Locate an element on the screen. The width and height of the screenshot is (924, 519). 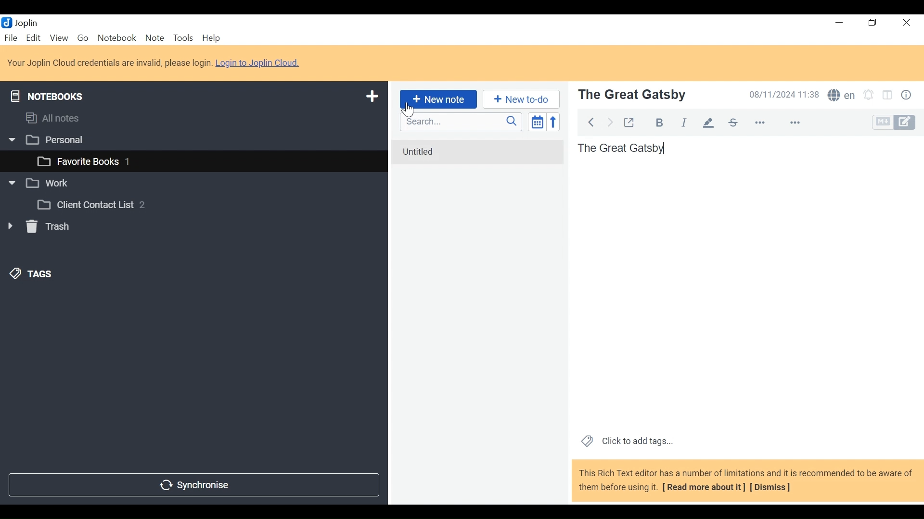
Toggle external editing is located at coordinates (630, 123).